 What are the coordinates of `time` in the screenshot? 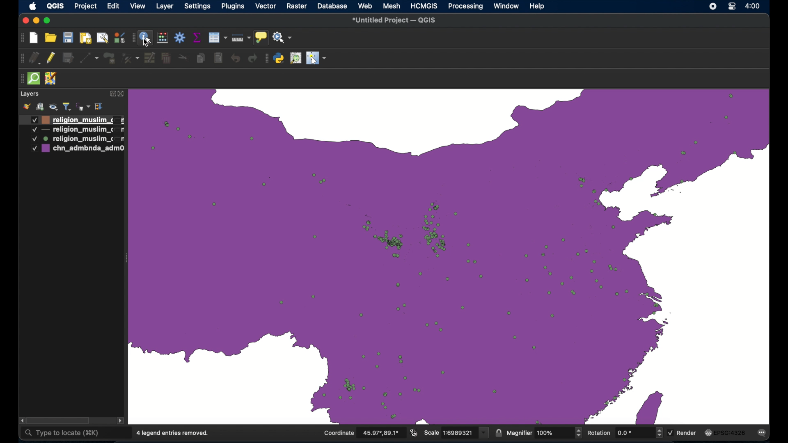 It's located at (753, 7).